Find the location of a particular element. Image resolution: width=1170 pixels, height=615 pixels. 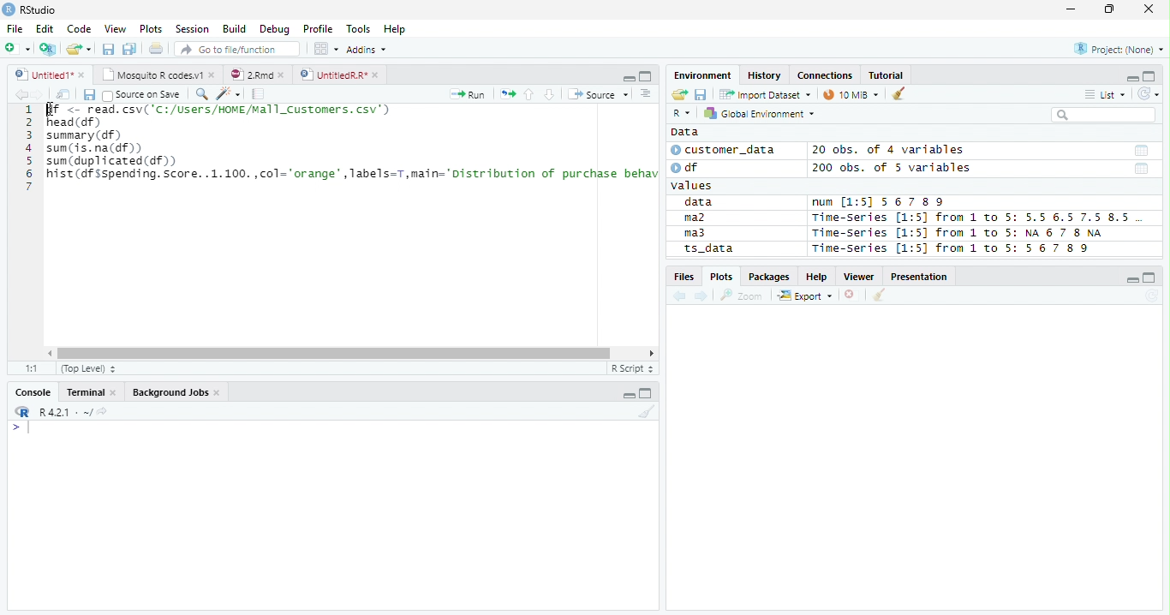

Restore Down is located at coordinates (1112, 9).